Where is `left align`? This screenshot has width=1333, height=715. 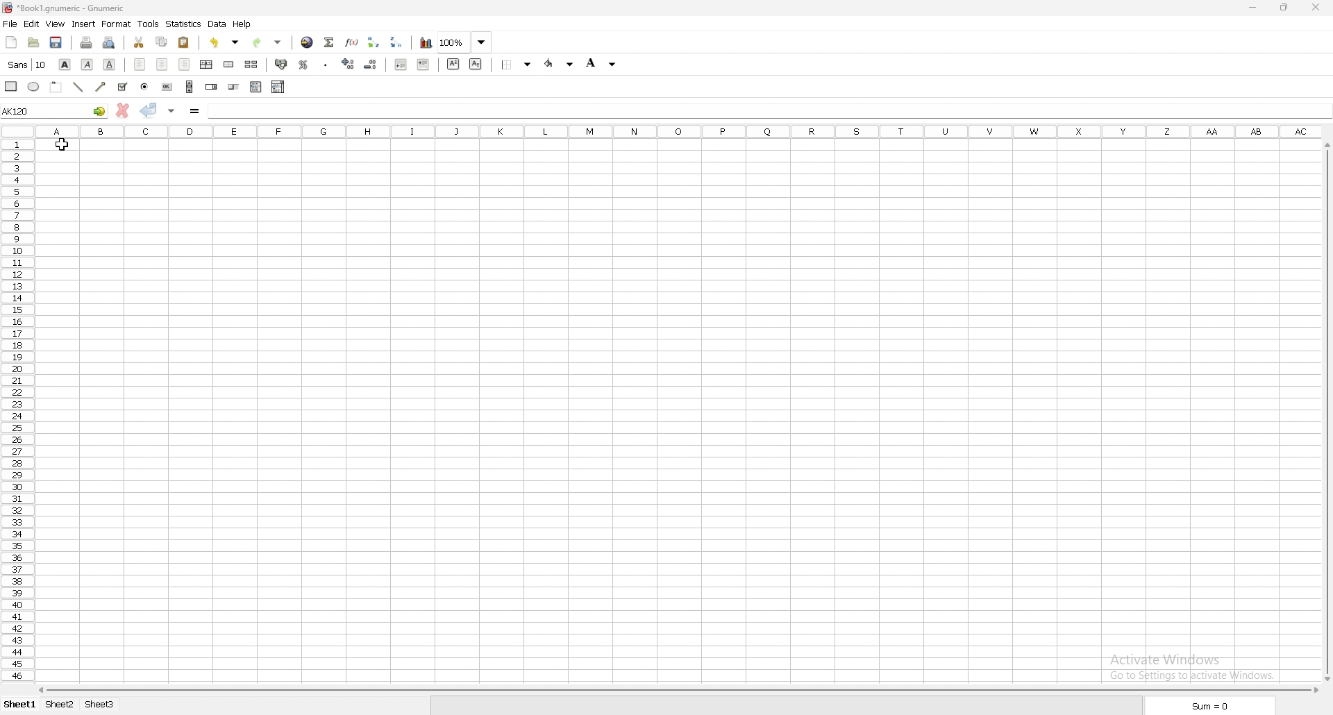
left align is located at coordinates (140, 65).